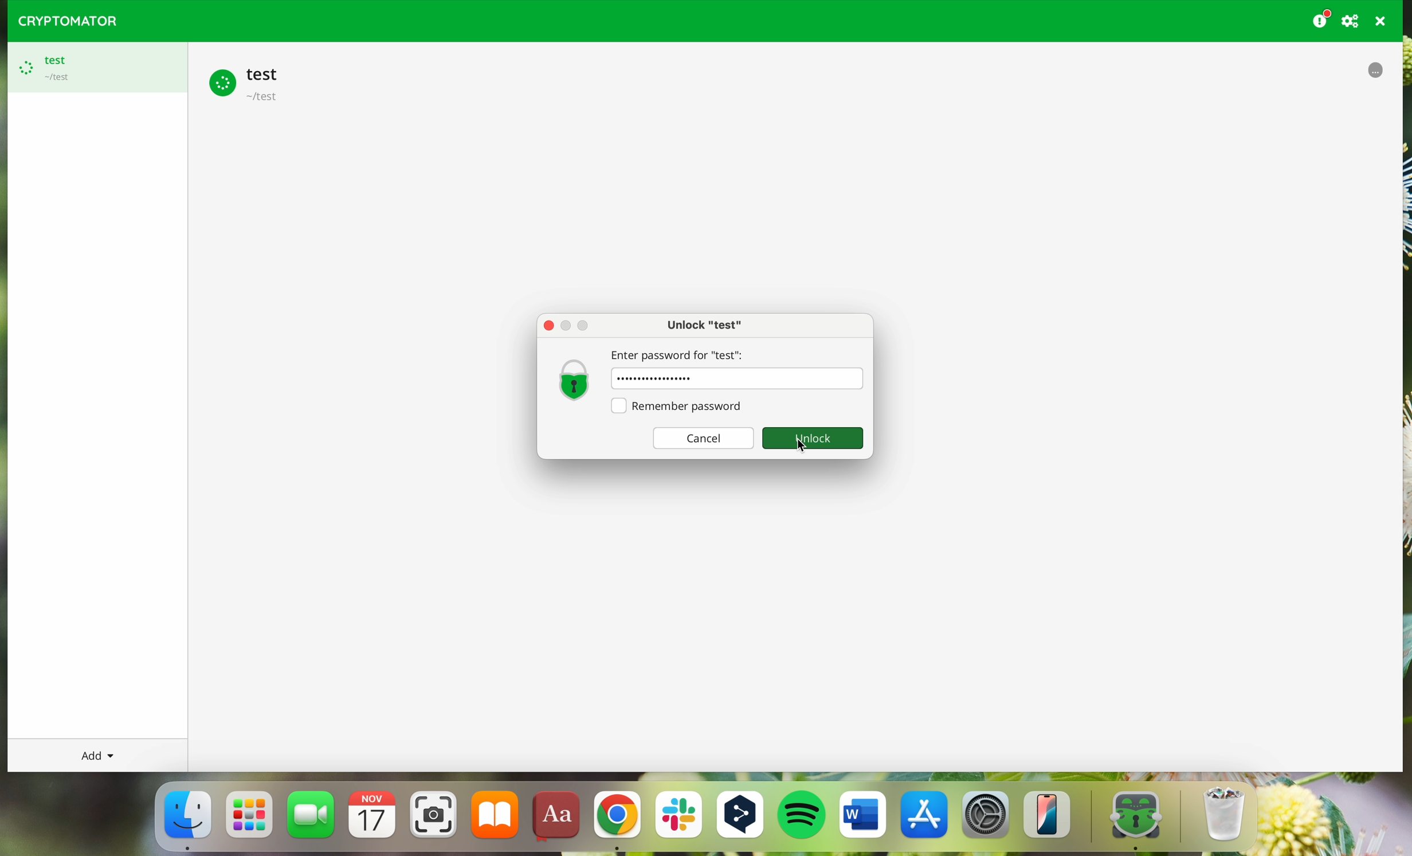  I want to click on Slack, so click(678, 819).